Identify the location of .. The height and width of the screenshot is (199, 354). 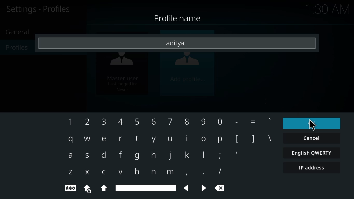
(202, 174).